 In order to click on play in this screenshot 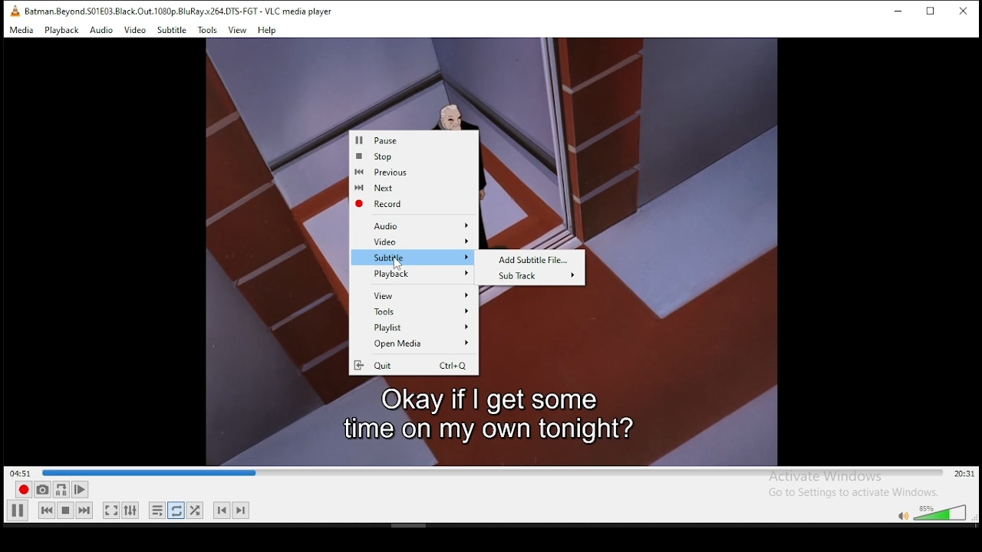, I will do `click(18, 511)`.